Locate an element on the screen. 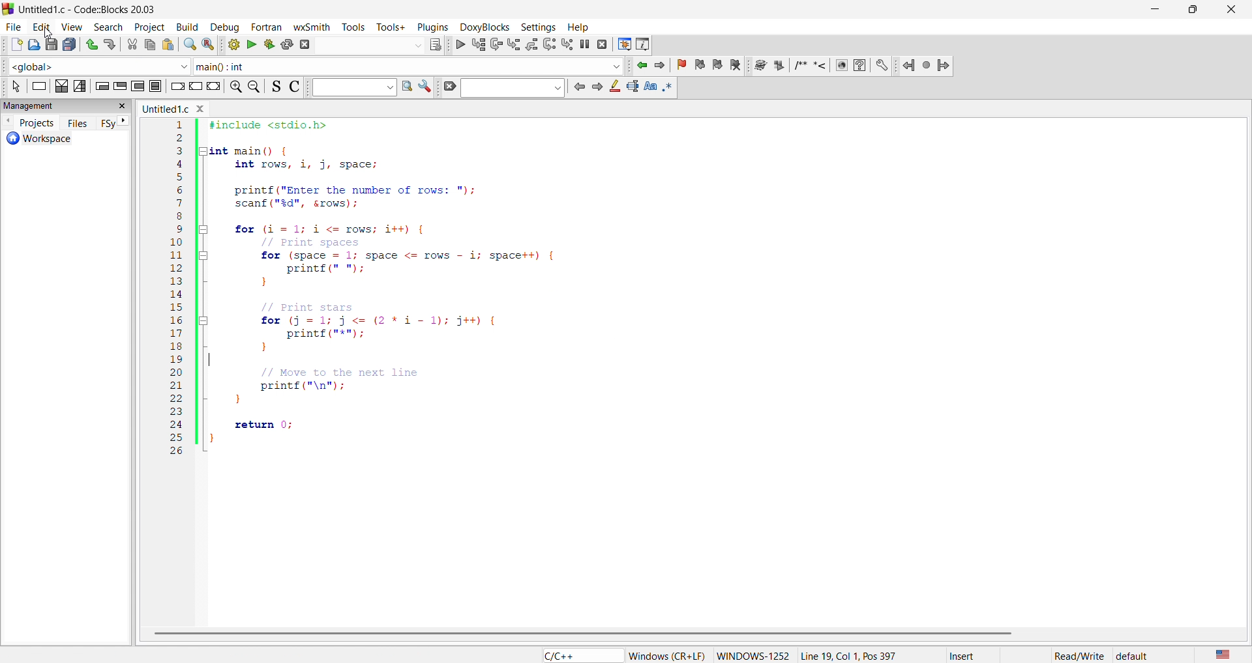 The image size is (1252, 663). default is located at coordinates (1133, 656).